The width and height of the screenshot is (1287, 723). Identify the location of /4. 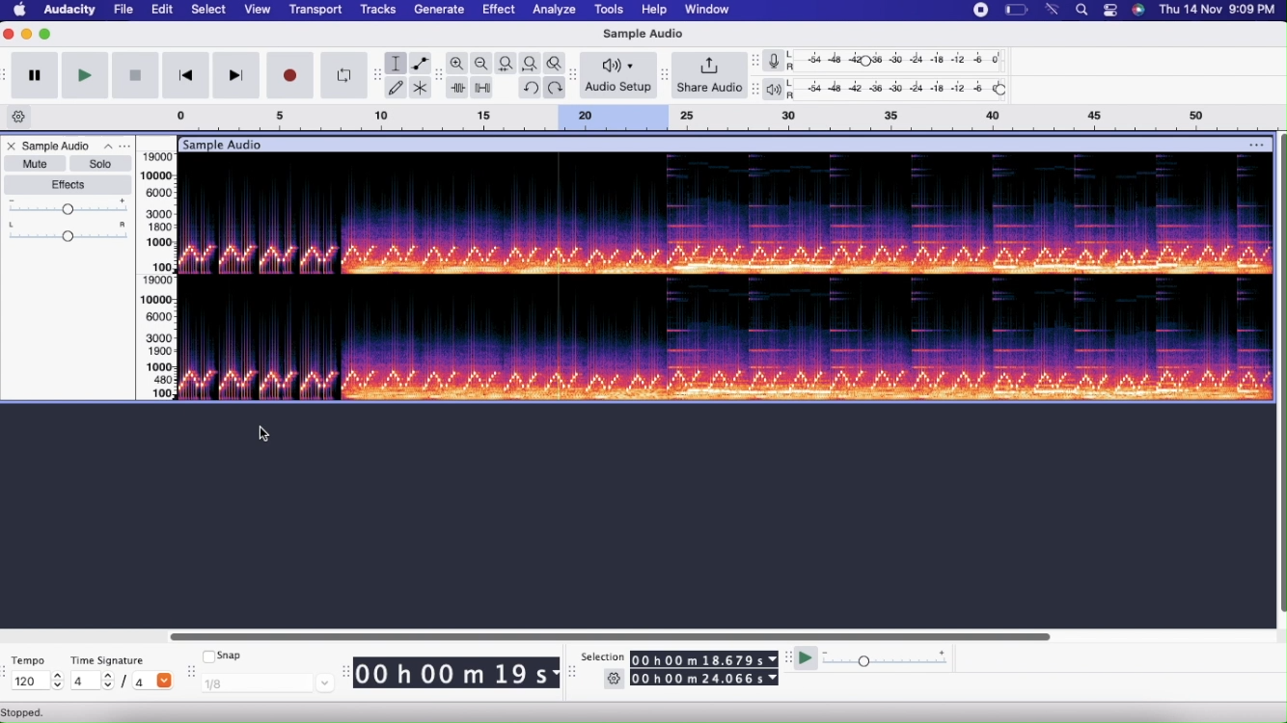
(147, 681).